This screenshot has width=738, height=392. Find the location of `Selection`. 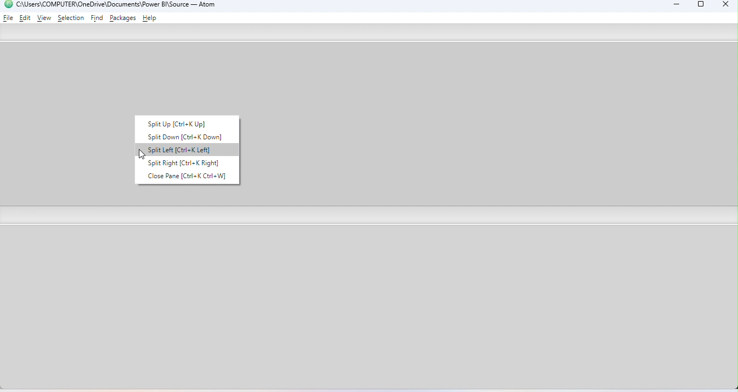

Selection is located at coordinates (71, 18).